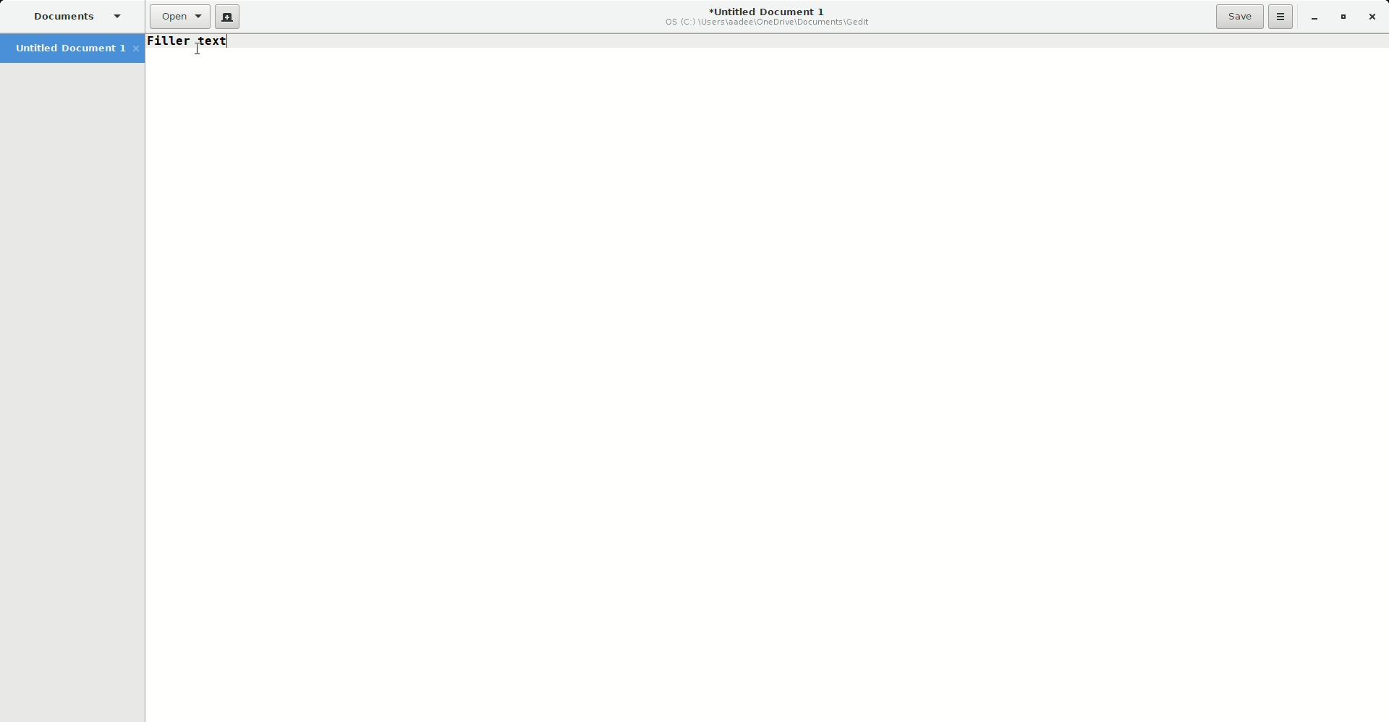 The height and width of the screenshot is (722, 1389). Describe the element at coordinates (198, 49) in the screenshot. I see `Cursor` at that location.